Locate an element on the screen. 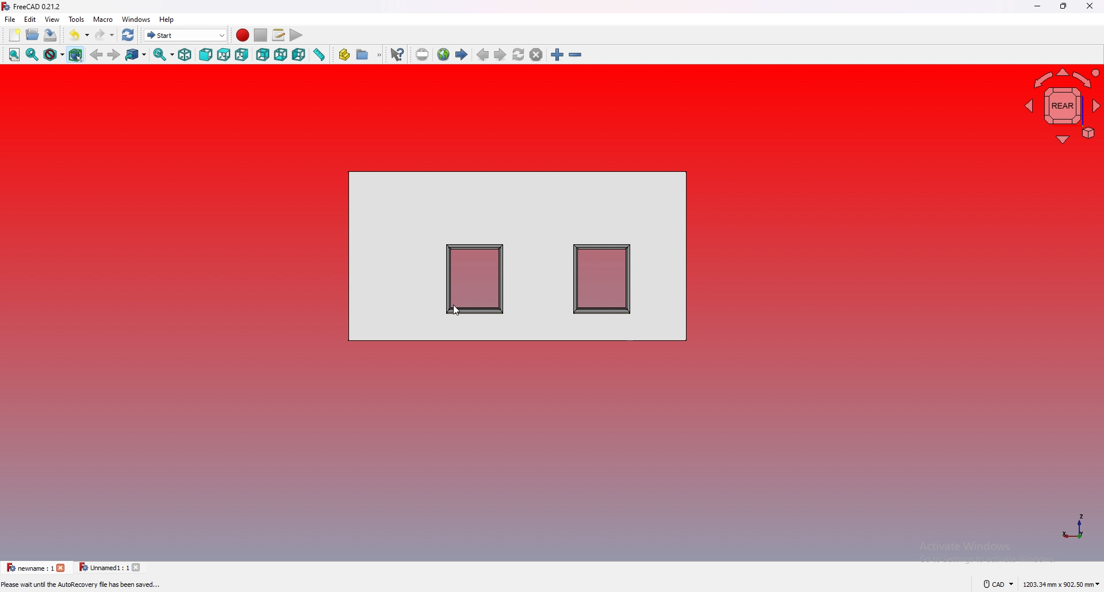 The height and width of the screenshot is (592, 1104). minimize is located at coordinates (1038, 6).